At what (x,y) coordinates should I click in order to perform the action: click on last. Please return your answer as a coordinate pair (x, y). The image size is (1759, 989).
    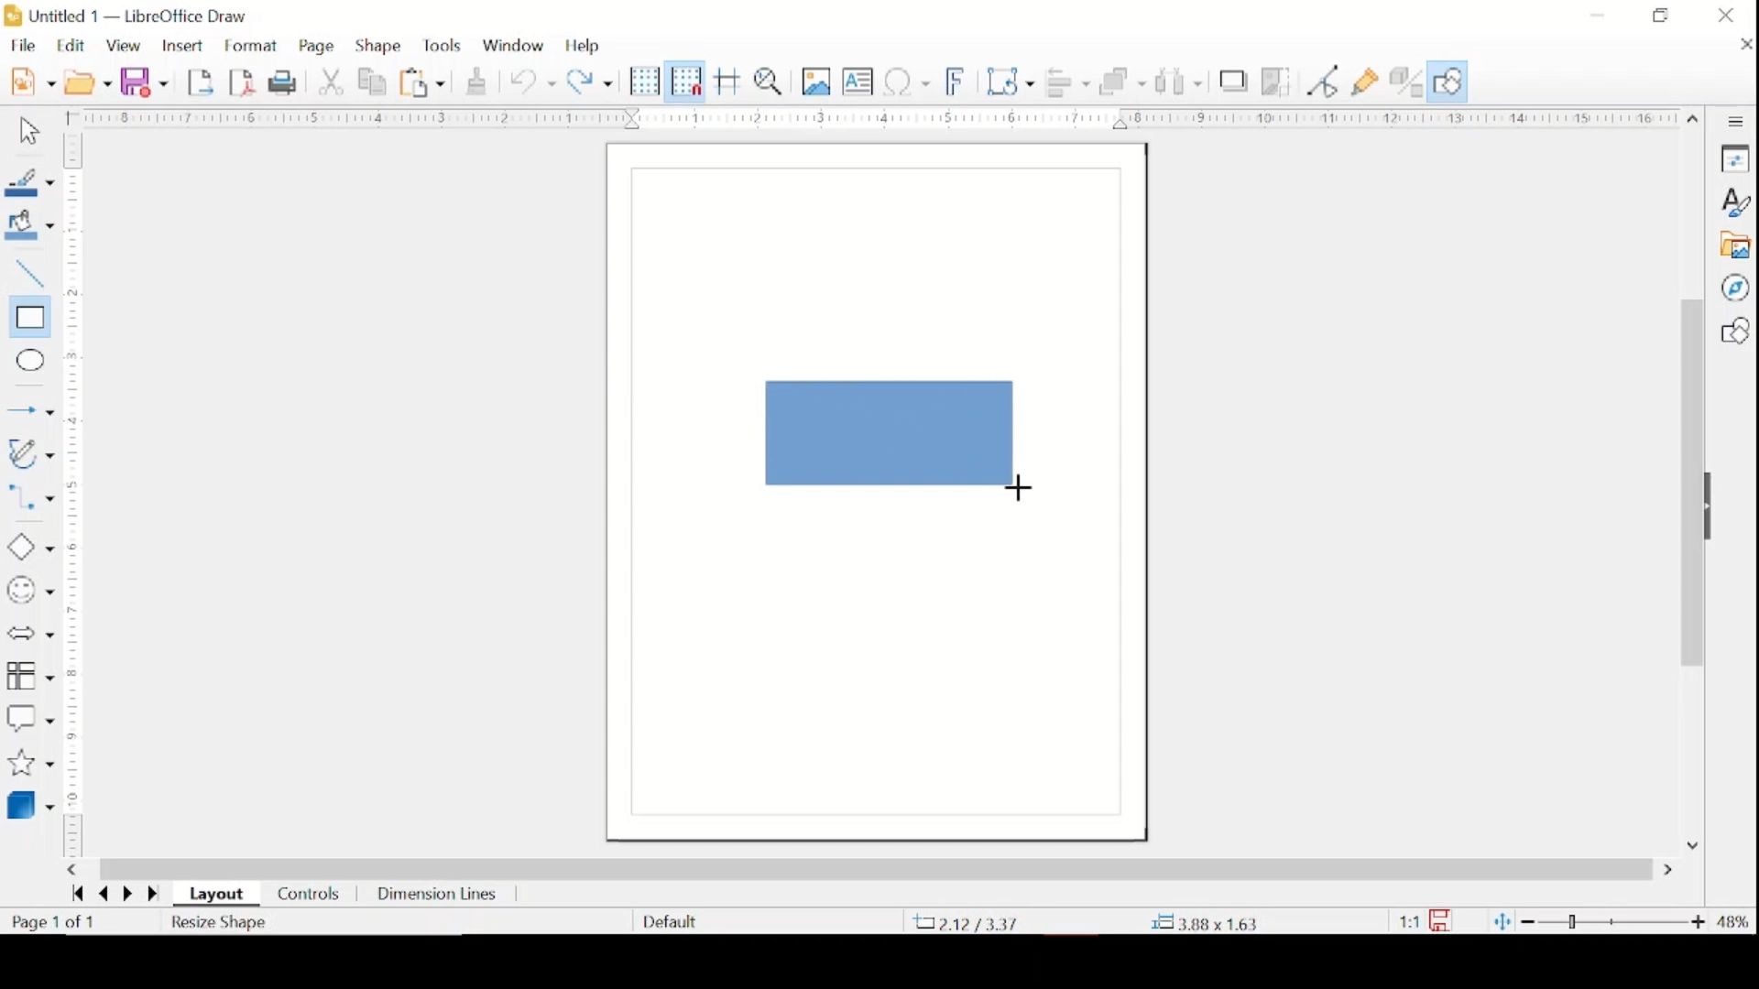
    Looking at the image, I should click on (77, 893).